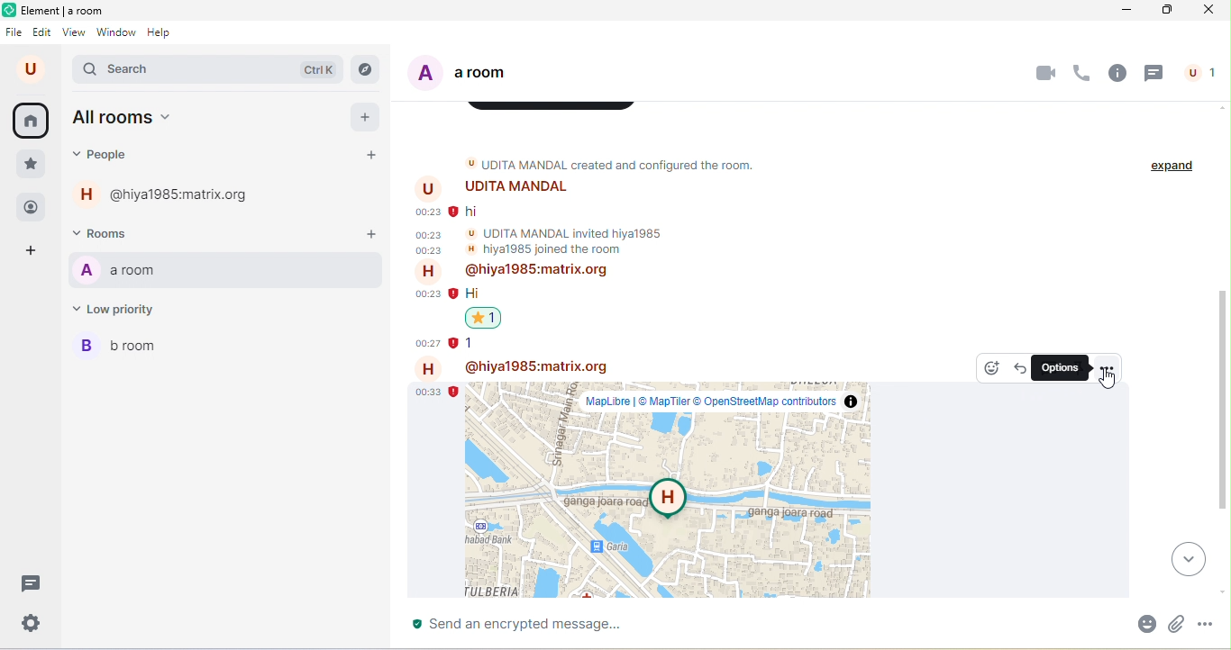 This screenshot has width=1231, height=650. What do you see at coordinates (565, 233) in the screenshot?
I see `Udita Mandal invited hiya1985` at bounding box center [565, 233].